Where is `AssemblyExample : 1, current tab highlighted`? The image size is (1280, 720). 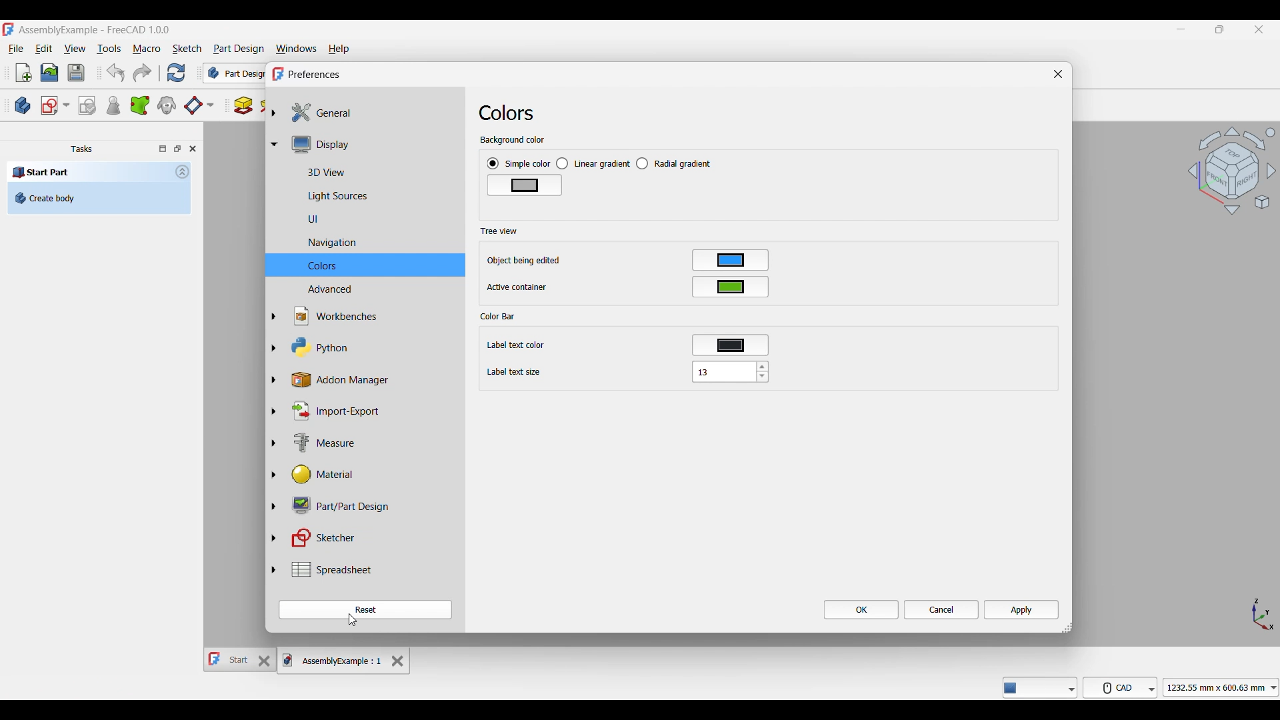 AssemblyExample : 1, current tab highlighted is located at coordinates (333, 660).